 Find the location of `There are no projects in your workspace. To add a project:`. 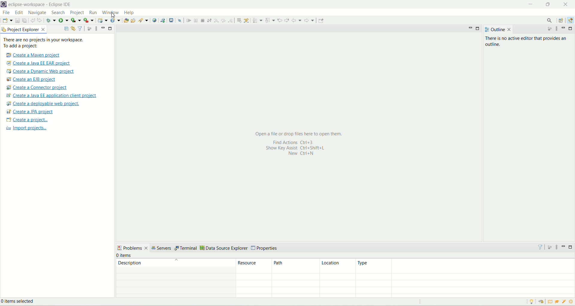

There are no projects in your workspace. To add a project: is located at coordinates (44, 43).